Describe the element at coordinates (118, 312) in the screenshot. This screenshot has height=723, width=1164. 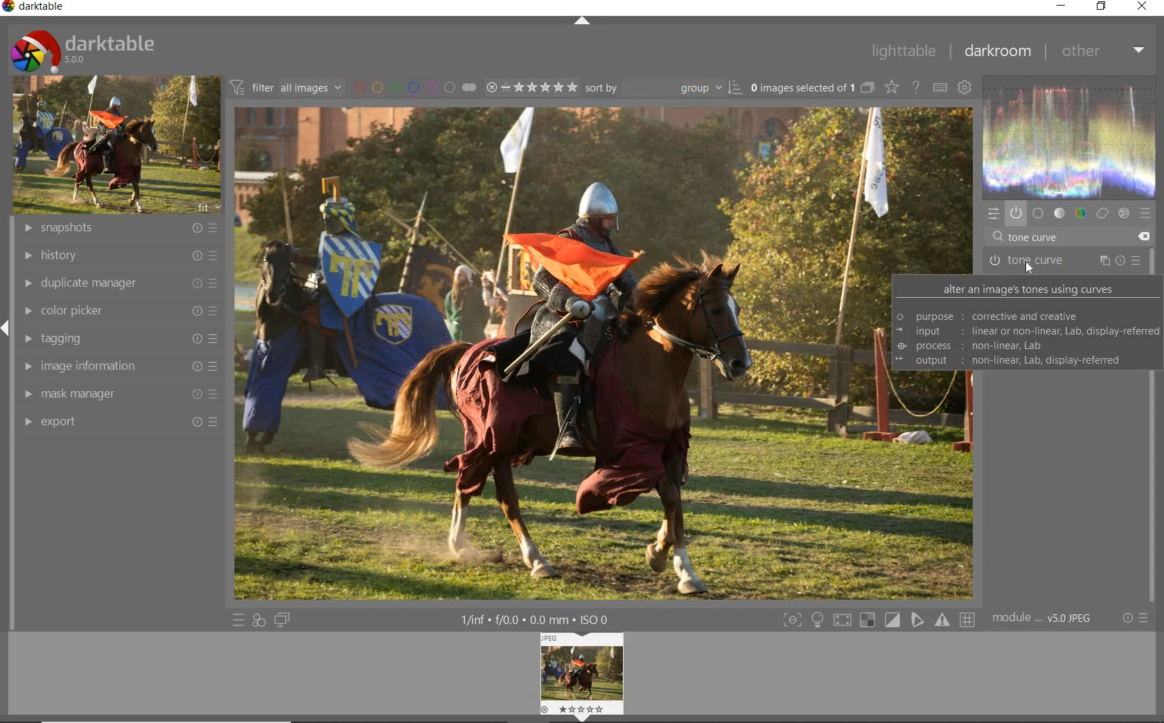
I see `color picker` at that location.